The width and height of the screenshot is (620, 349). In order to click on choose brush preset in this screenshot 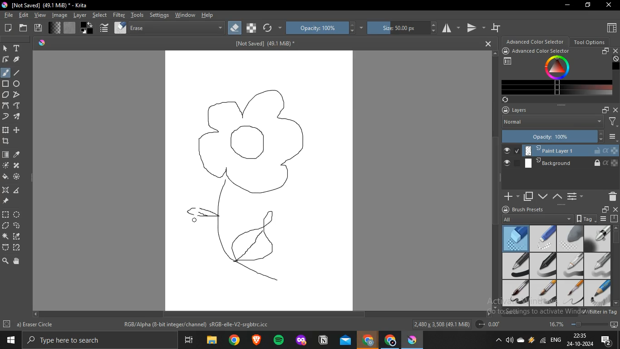, I will do `click(120, 28)`.